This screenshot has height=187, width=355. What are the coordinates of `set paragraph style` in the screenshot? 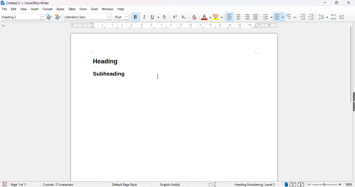 It's located at (22, 17).